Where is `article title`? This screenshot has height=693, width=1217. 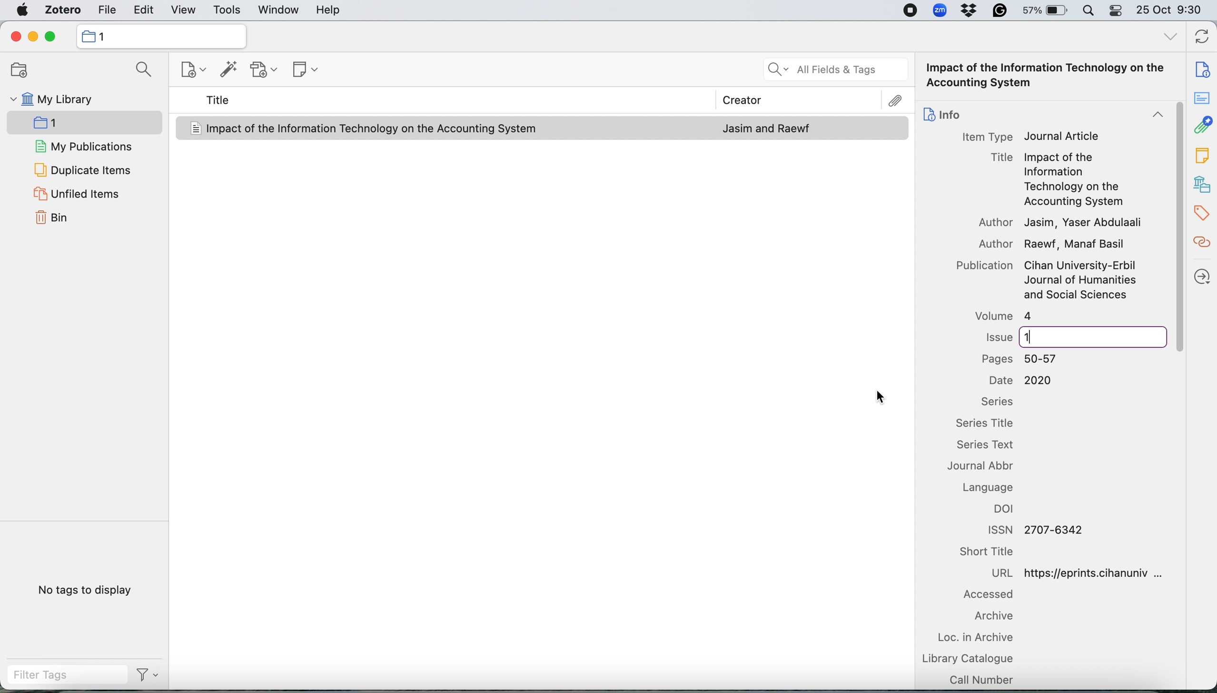
article title is located at coordinates (1000, 157).